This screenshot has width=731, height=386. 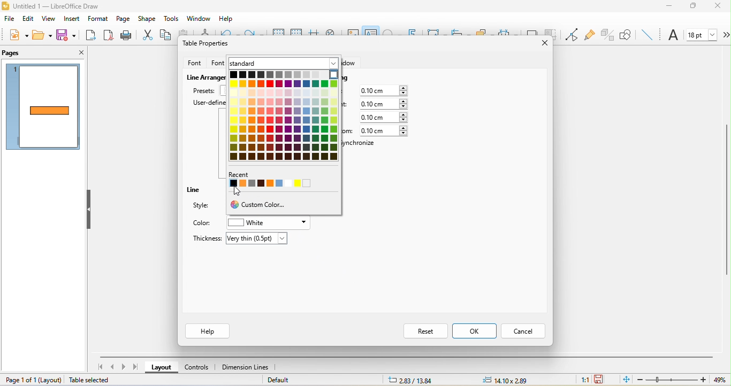 What do you see at coordinates (425, 332) in the screenshot?
I see `reset` at bounding box center [425, 332].